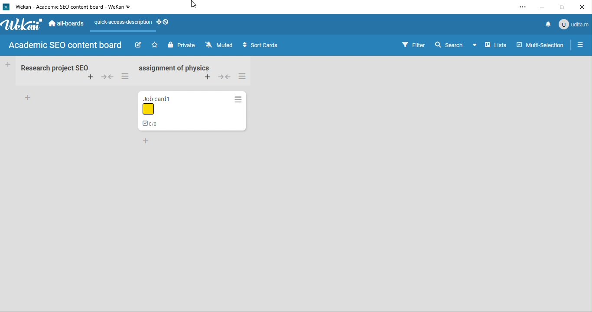 The width and height of the screenshot is (592, 312). What do you see at coordinates (491, 46) in the screenshot?
I see `lists` at bounding box center [491, 46].